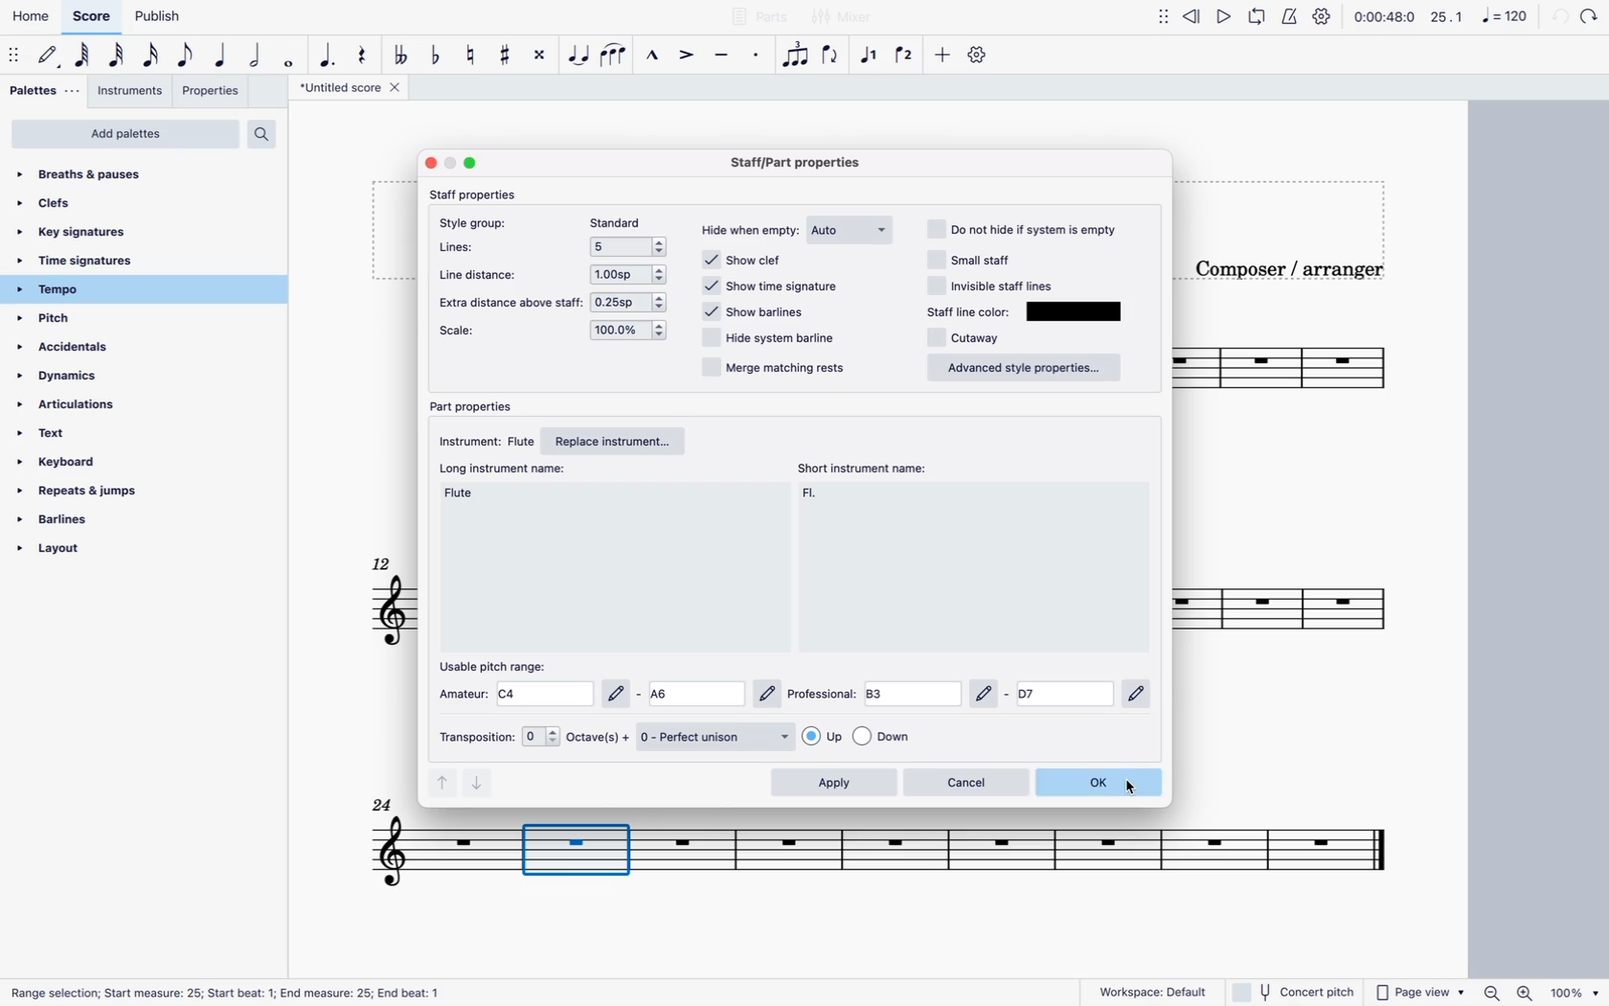 This screenshot has height=1006, width=1609. I want to click on eighth note, so click(186, 55).